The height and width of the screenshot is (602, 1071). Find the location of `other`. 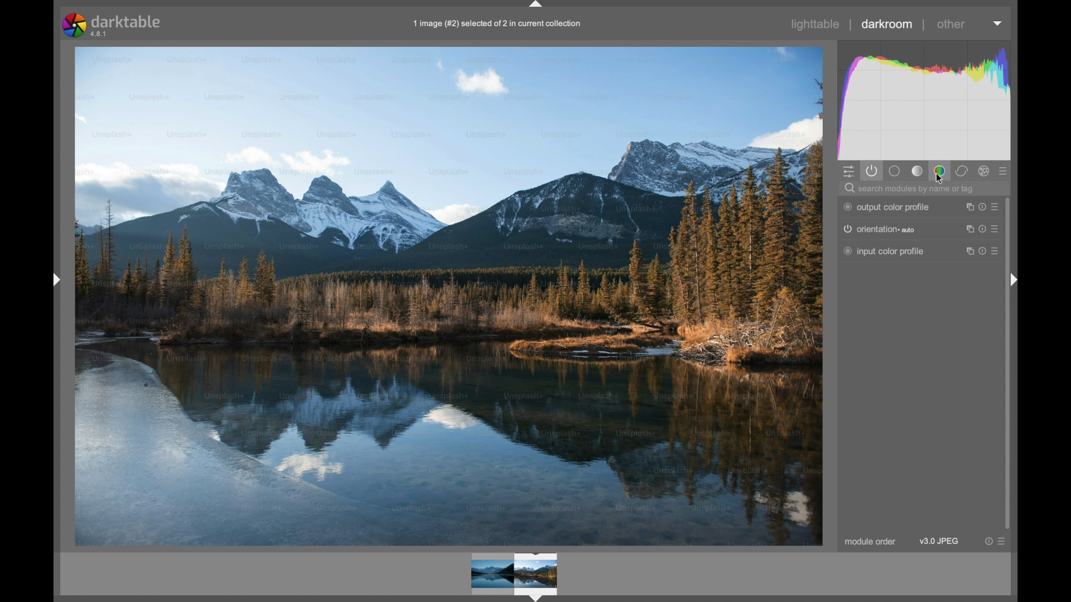

other is located at coordinates (952, 24).